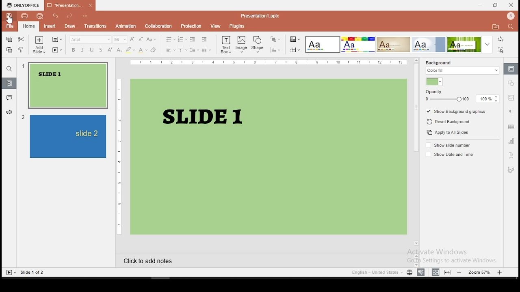 The height and width of the screenshot is (292, 520). What do you see at coordinates (237, 26) in the screenshot?
I see `plugins` at bounding box center [237, 26].